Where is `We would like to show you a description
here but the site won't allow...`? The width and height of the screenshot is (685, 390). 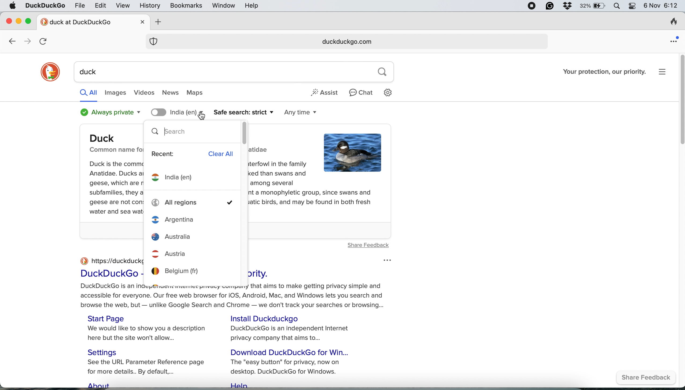 We would like to show you a description
here but the site won't allow... is located at coordinates (149, 334).